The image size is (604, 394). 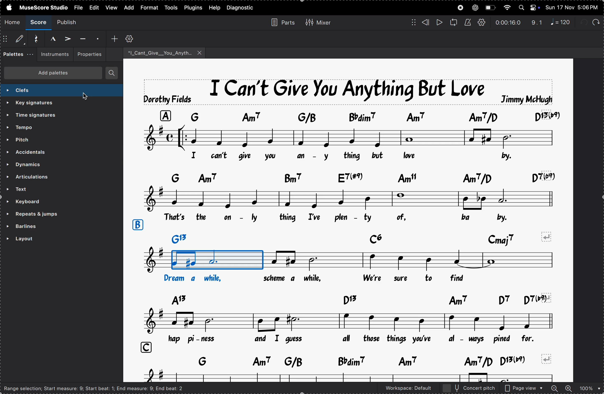 What do you see at coordinates (45, 227) in the screenshot?
I see `barlines` at bounding box center [45, 227].